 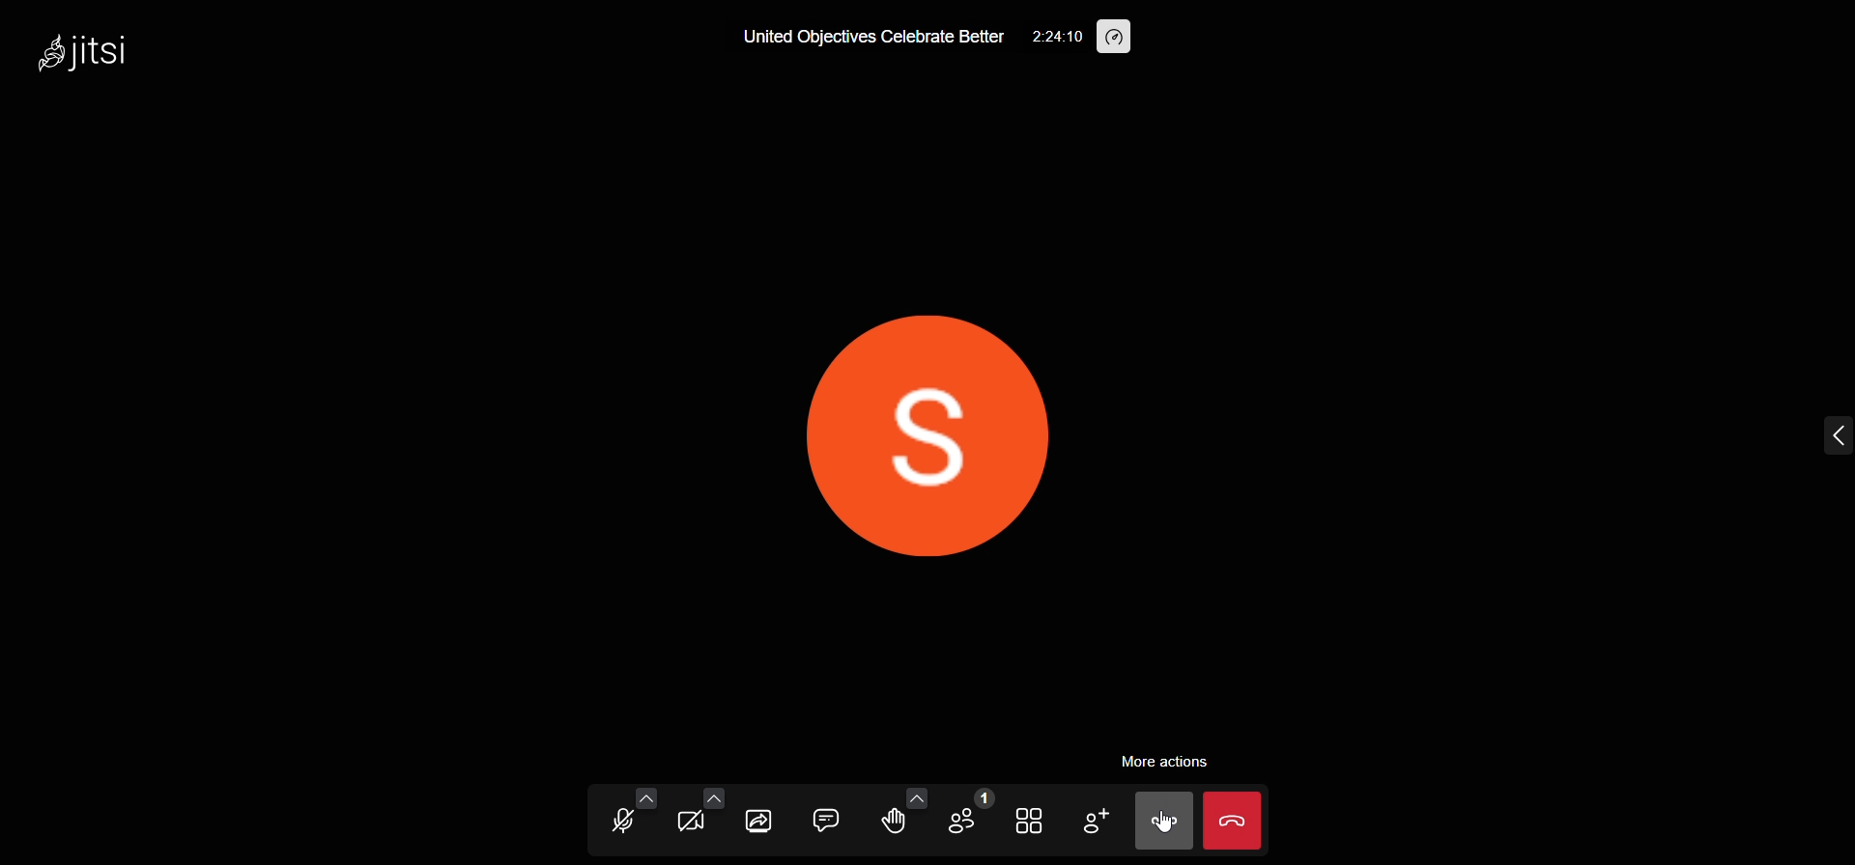 What do you see at coordinates (968, 813) in the screenshot?
I see `participants` at bounding box center [968, 813].